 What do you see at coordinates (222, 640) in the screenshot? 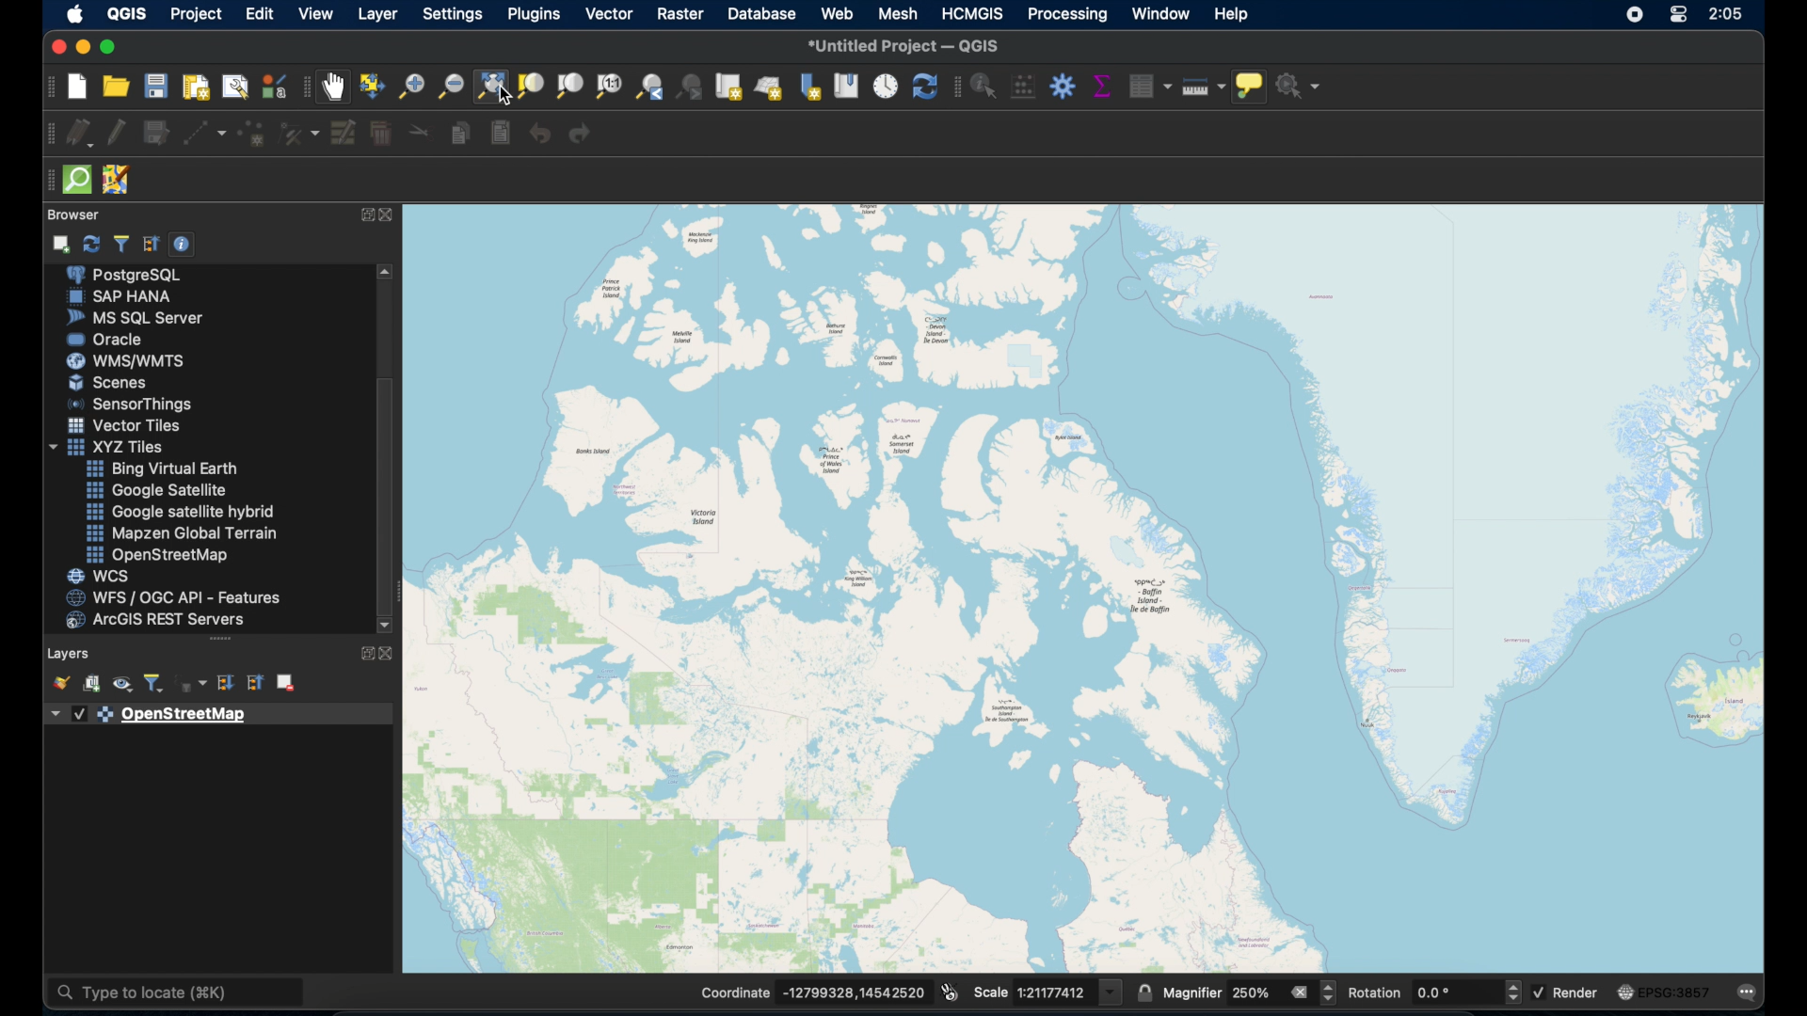
I see `drag handle` at bounding box center [222, 640].